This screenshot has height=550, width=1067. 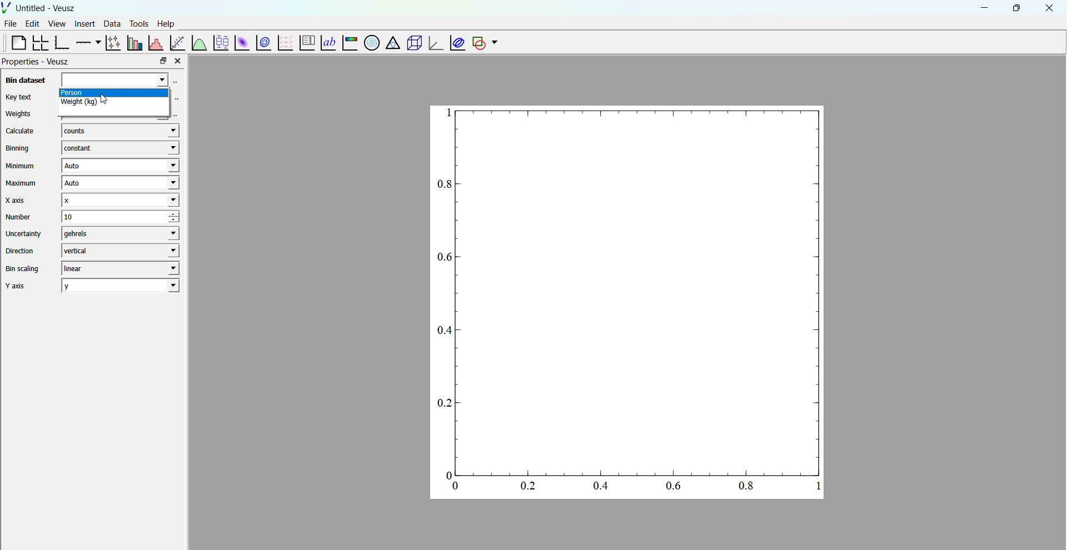 I want to click on Number, so click(x=19, y=217).